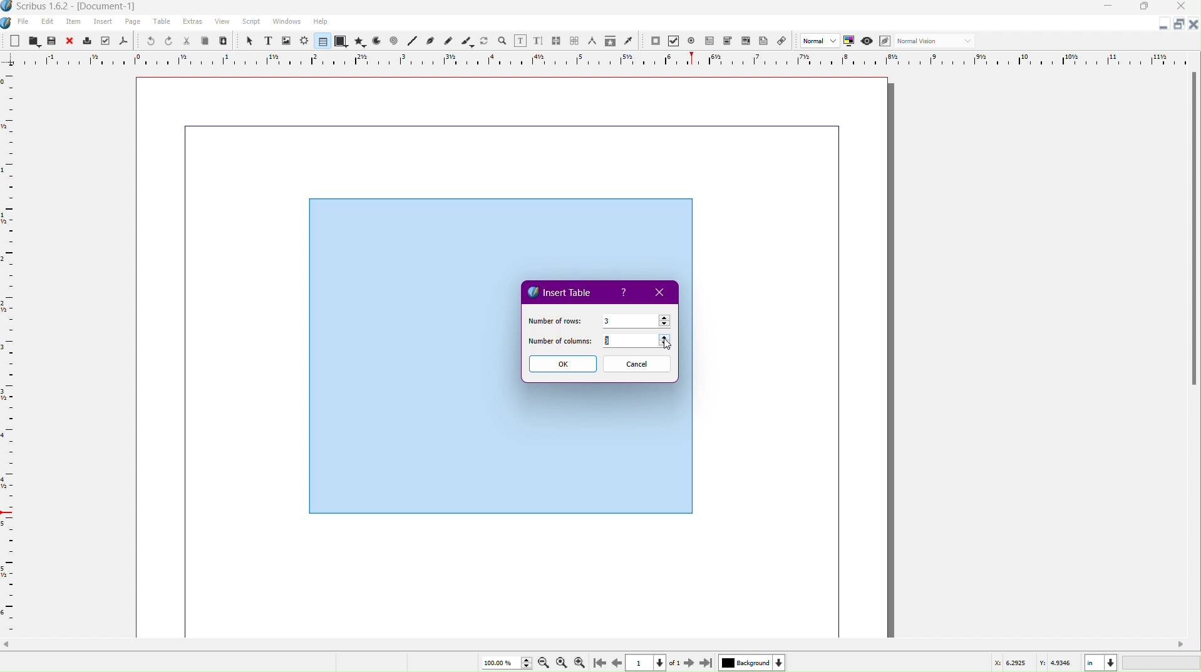 The height and width of the screenshot is (672, 1201). I want to click on Number of Columns, so click(561, 342).